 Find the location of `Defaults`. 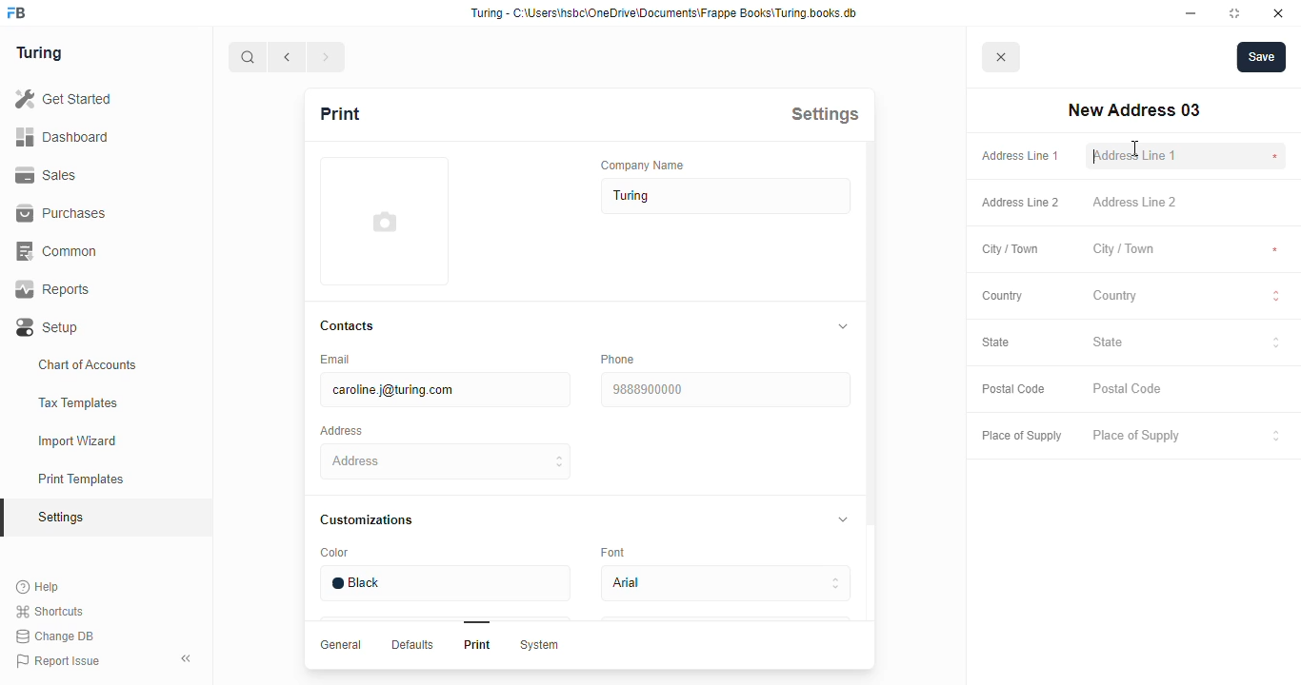

Defaults is located at coordinates (410, 644).